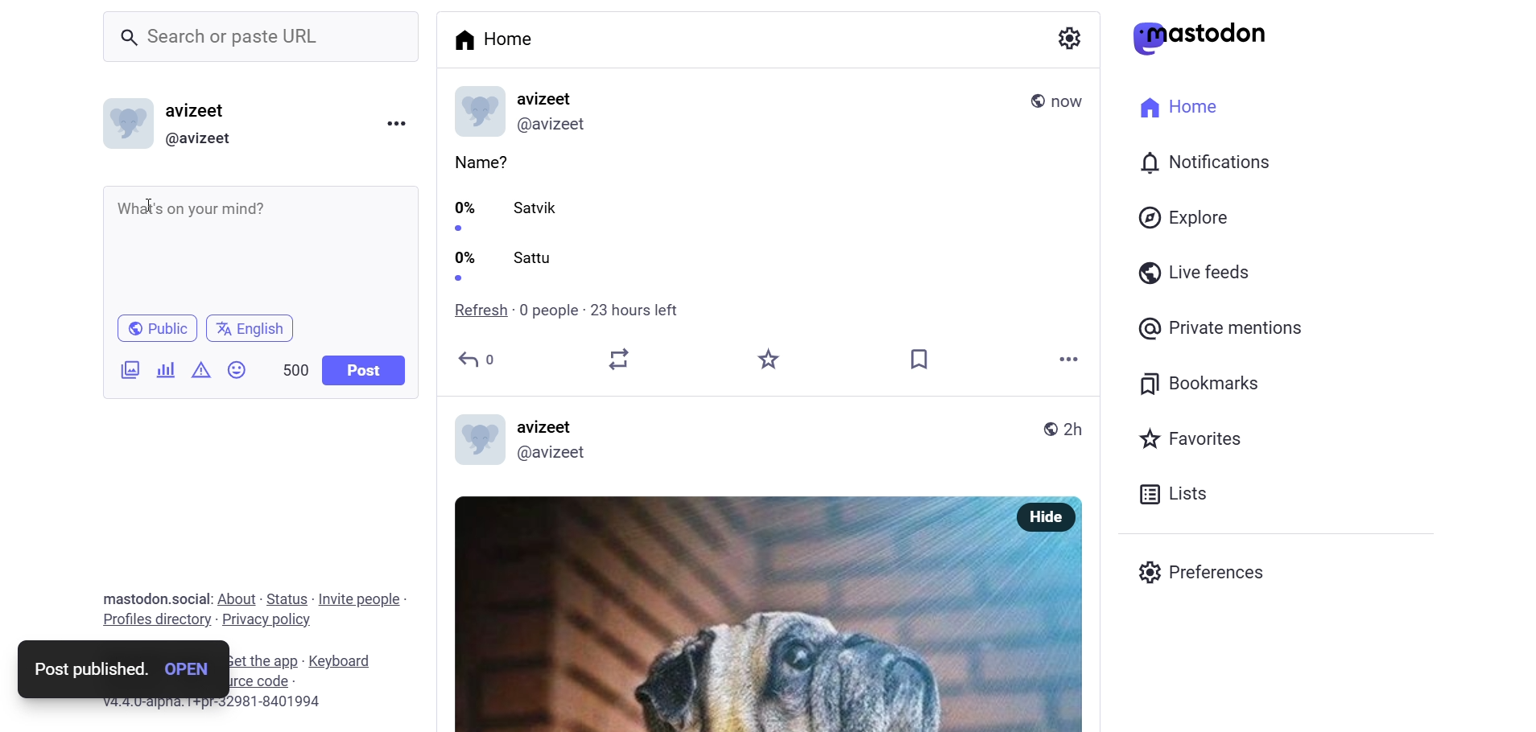 This screenshot has width=1536, height=732. What do you see at coordinates (1067, 38) in the screenshot?
I see `setting` at bounding box center [1067, 38].